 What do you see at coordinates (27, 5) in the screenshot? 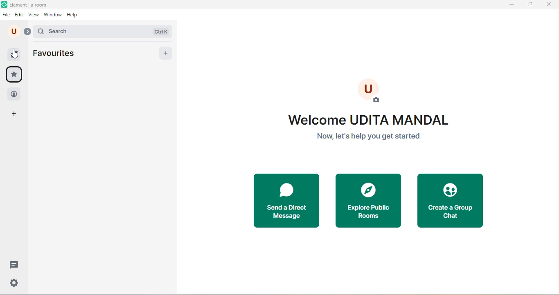
I see `title` at bounding box center [27, 5].